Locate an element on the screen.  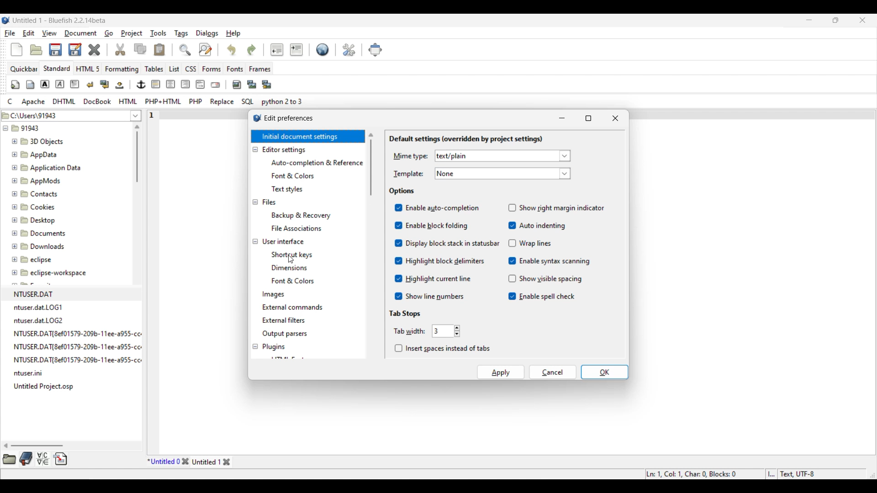
AppData is located at coordinates (37, 154).